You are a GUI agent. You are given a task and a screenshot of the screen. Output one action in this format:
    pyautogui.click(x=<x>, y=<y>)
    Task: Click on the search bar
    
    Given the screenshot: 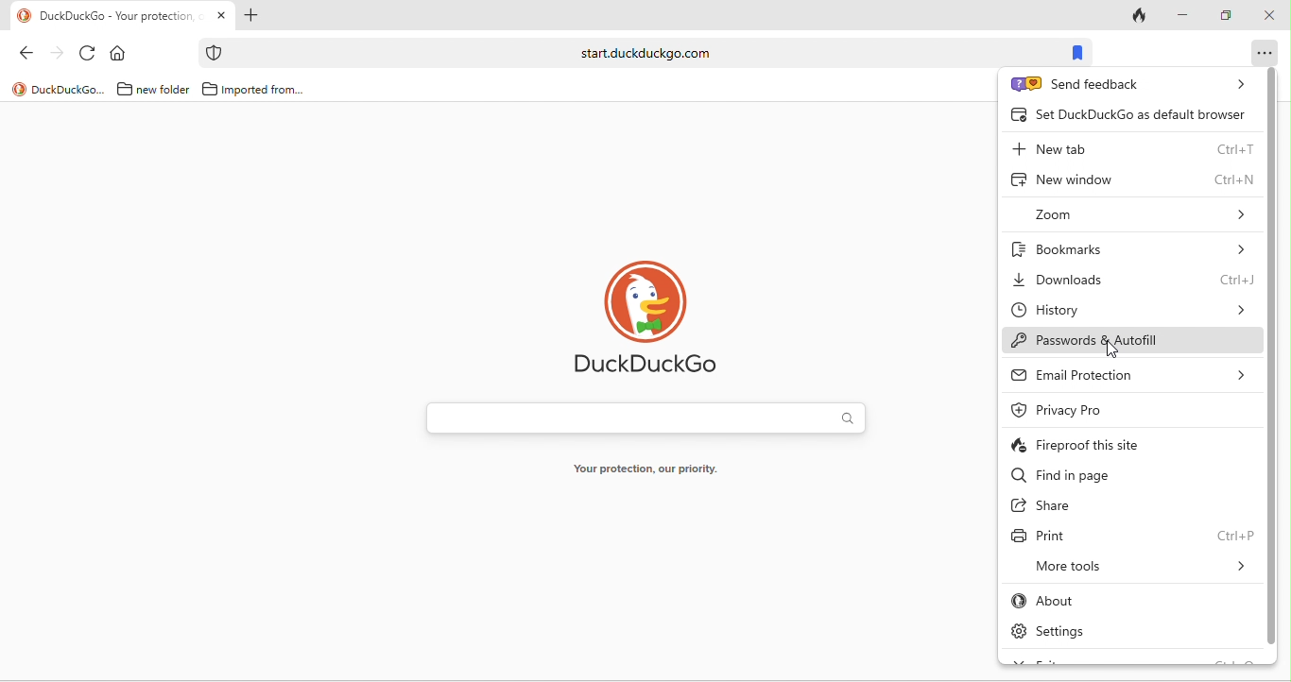 What is the action you would take?
    pyautogui.click(x=640, y=53)
    